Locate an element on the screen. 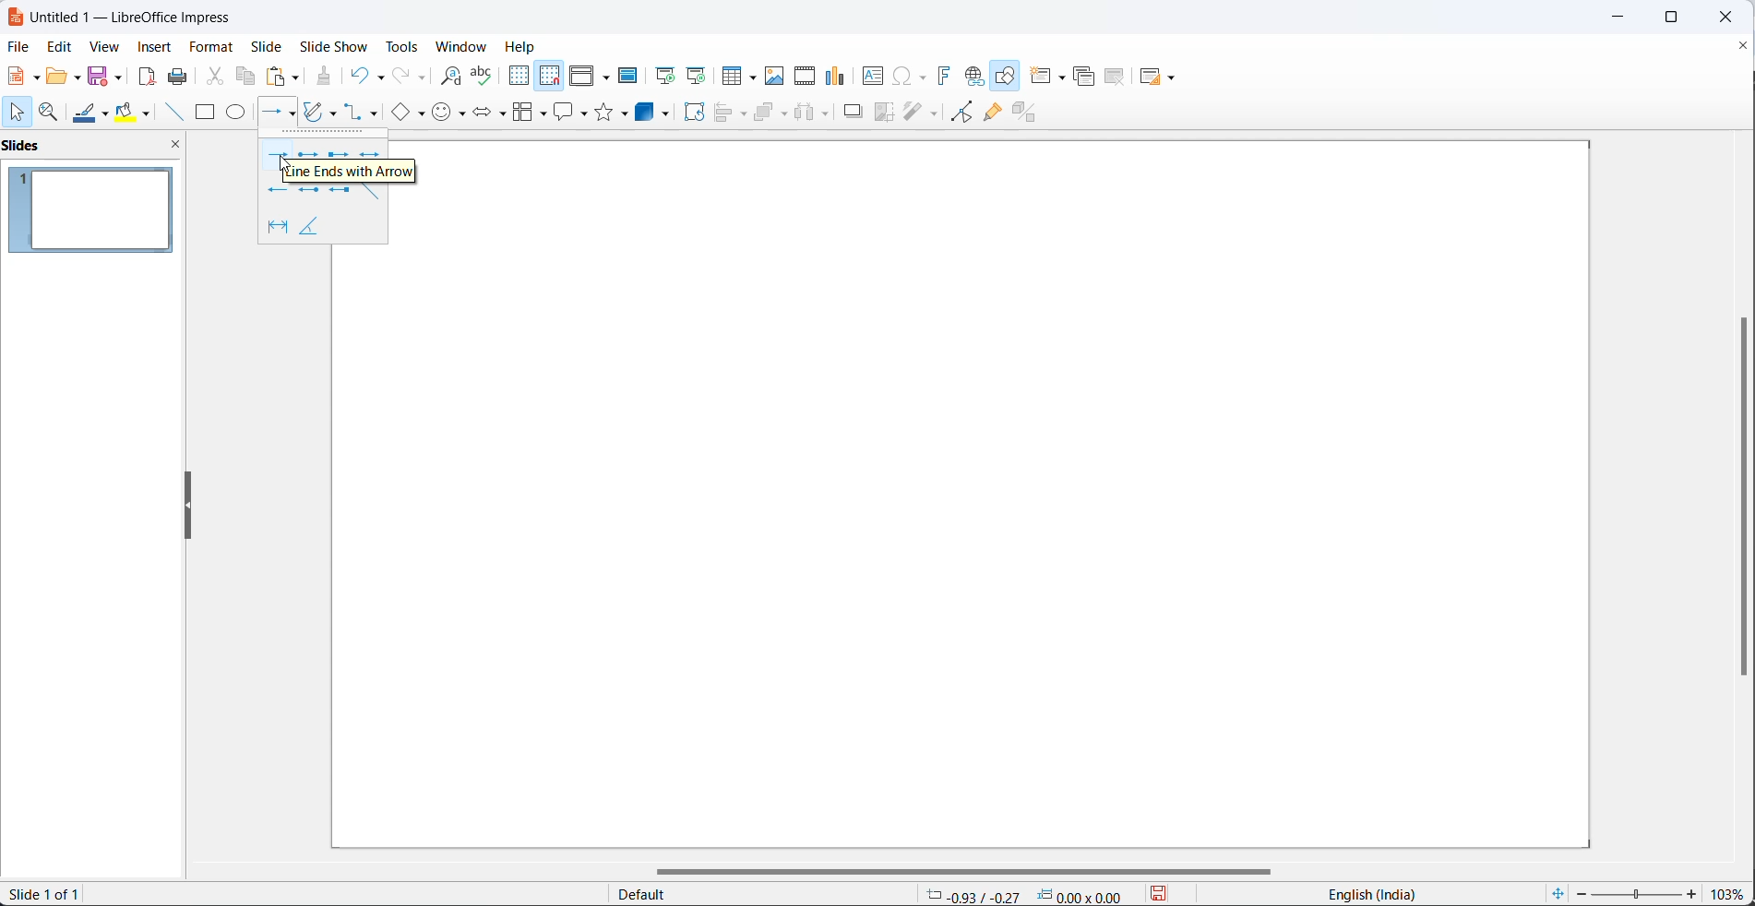  basic shapes is located at coordinates (406, 113).